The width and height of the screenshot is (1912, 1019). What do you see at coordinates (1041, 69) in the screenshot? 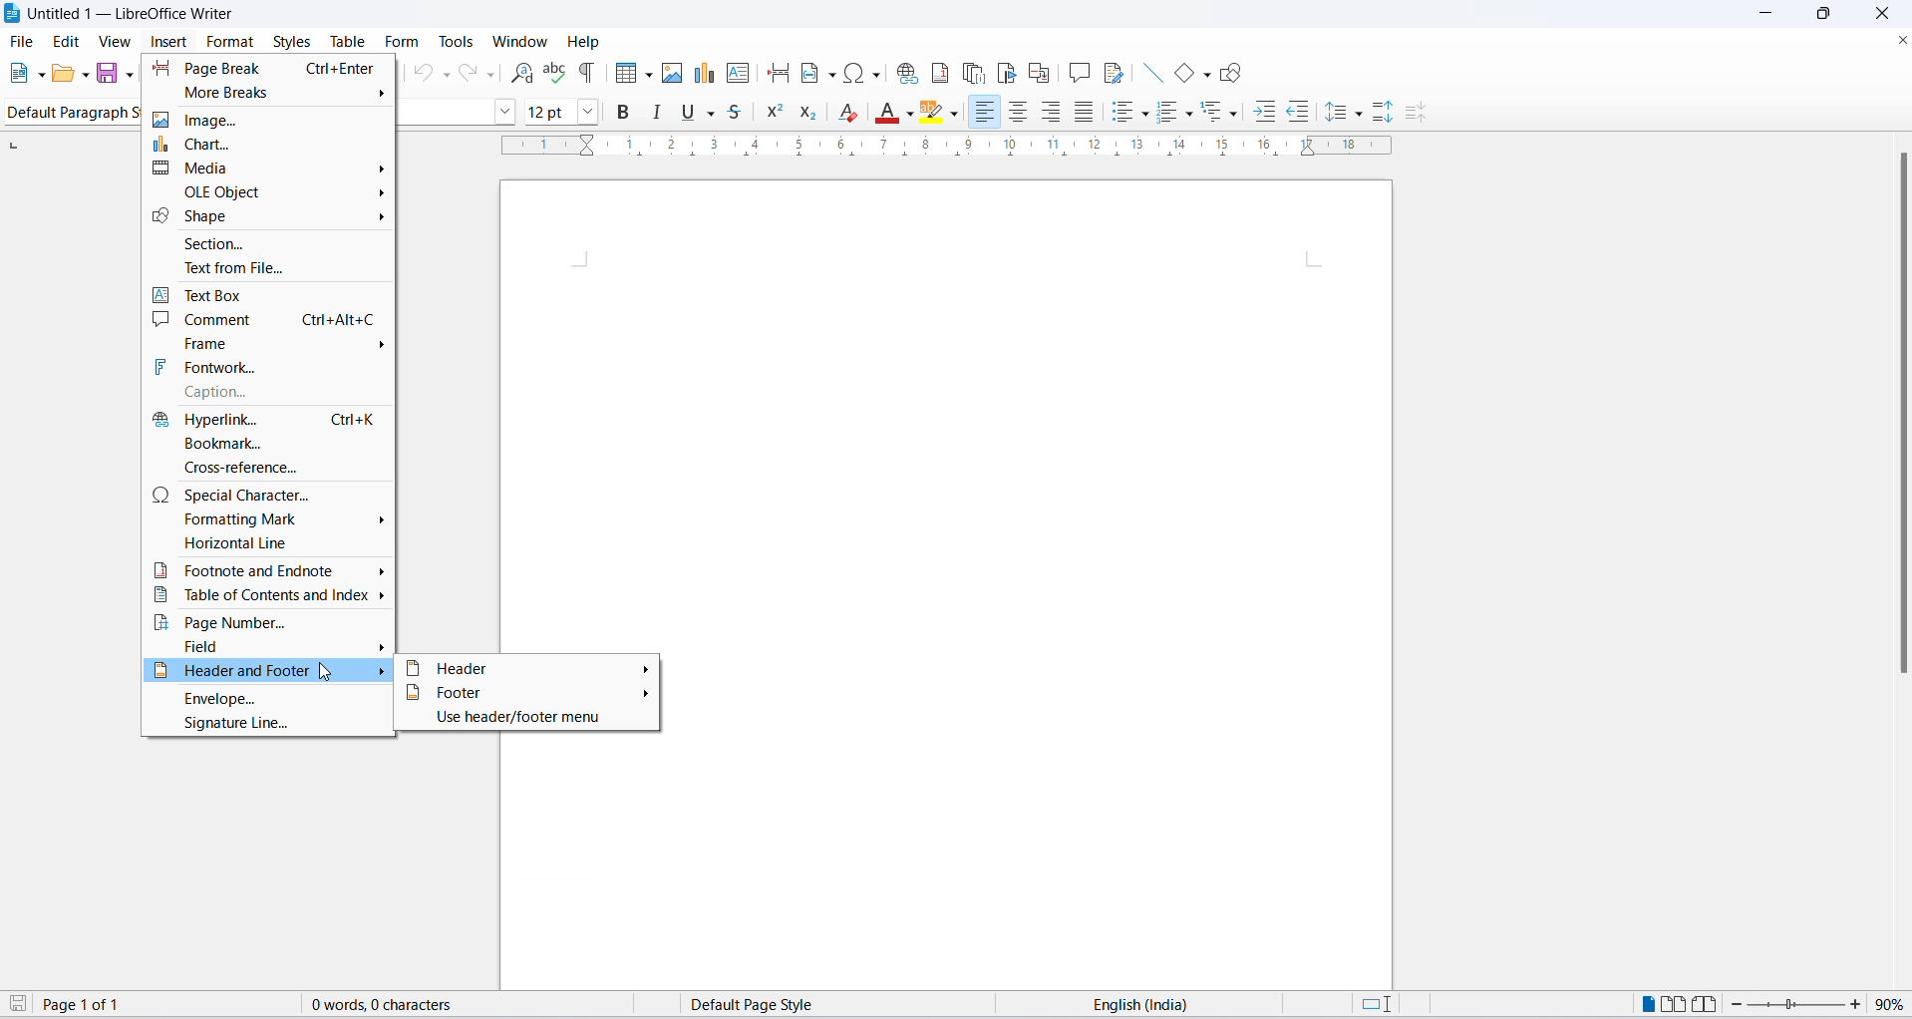
I see `insert cross-reference` at bounding box center [1041, 69].